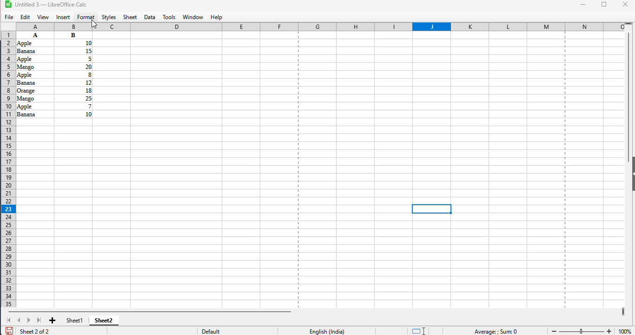 This screenshot has height=335, width=635. I want to click on , so click(33, 51).